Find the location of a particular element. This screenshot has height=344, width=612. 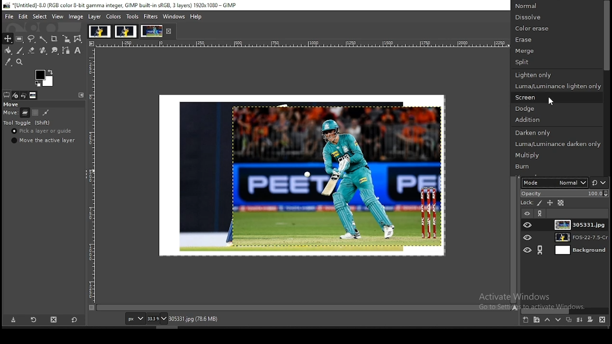

rectangular selection tool is located at coordinates (19, 38).